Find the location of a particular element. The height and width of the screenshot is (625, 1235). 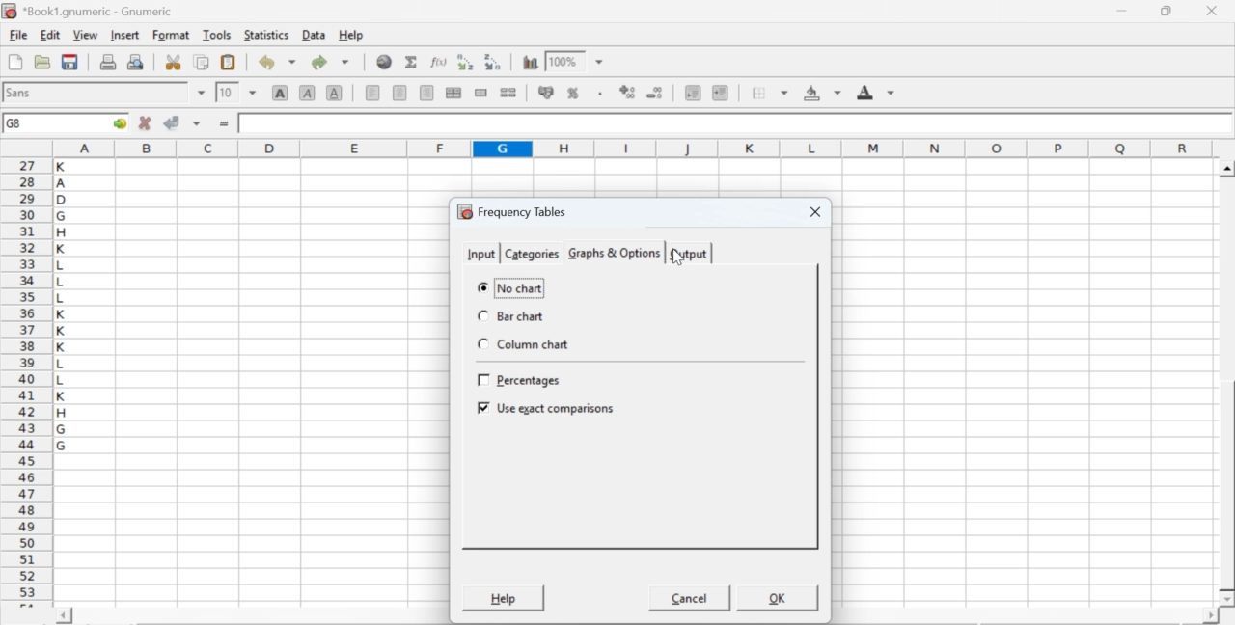

save current workbook is located at coordinates (70, 62).